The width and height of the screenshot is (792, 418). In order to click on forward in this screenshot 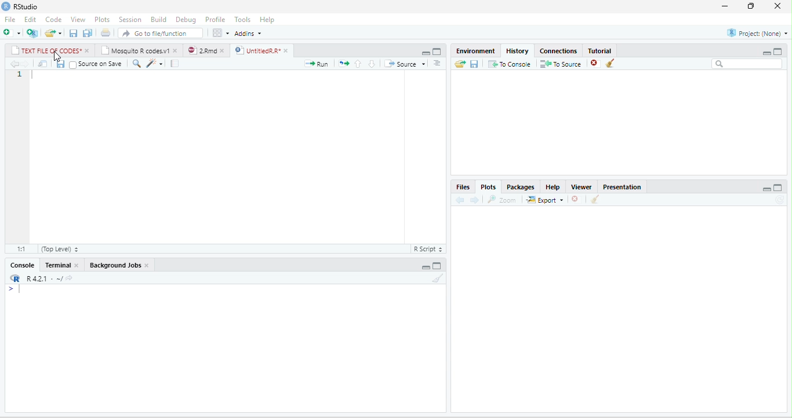, I will do `click(475, 200)`.